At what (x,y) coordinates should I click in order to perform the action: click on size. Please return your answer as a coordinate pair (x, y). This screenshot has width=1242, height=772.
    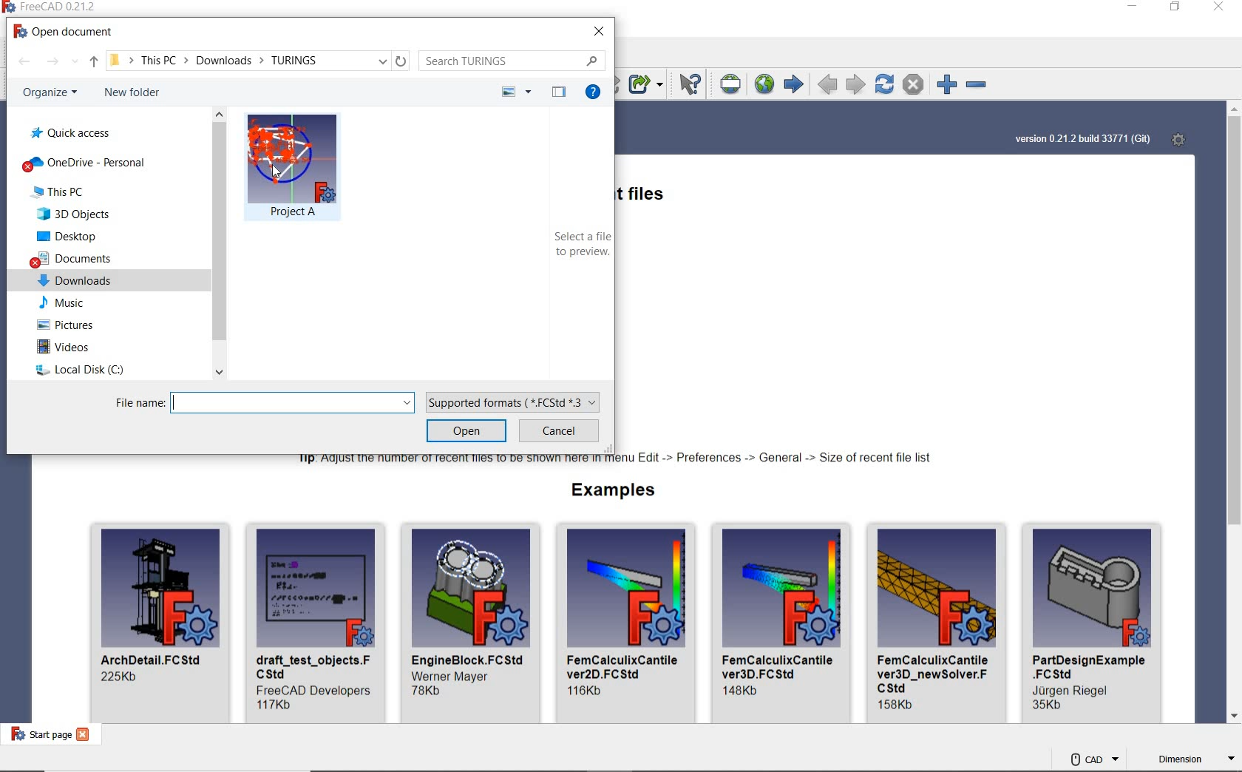
    Looking at the image, I should click on (429, 691).